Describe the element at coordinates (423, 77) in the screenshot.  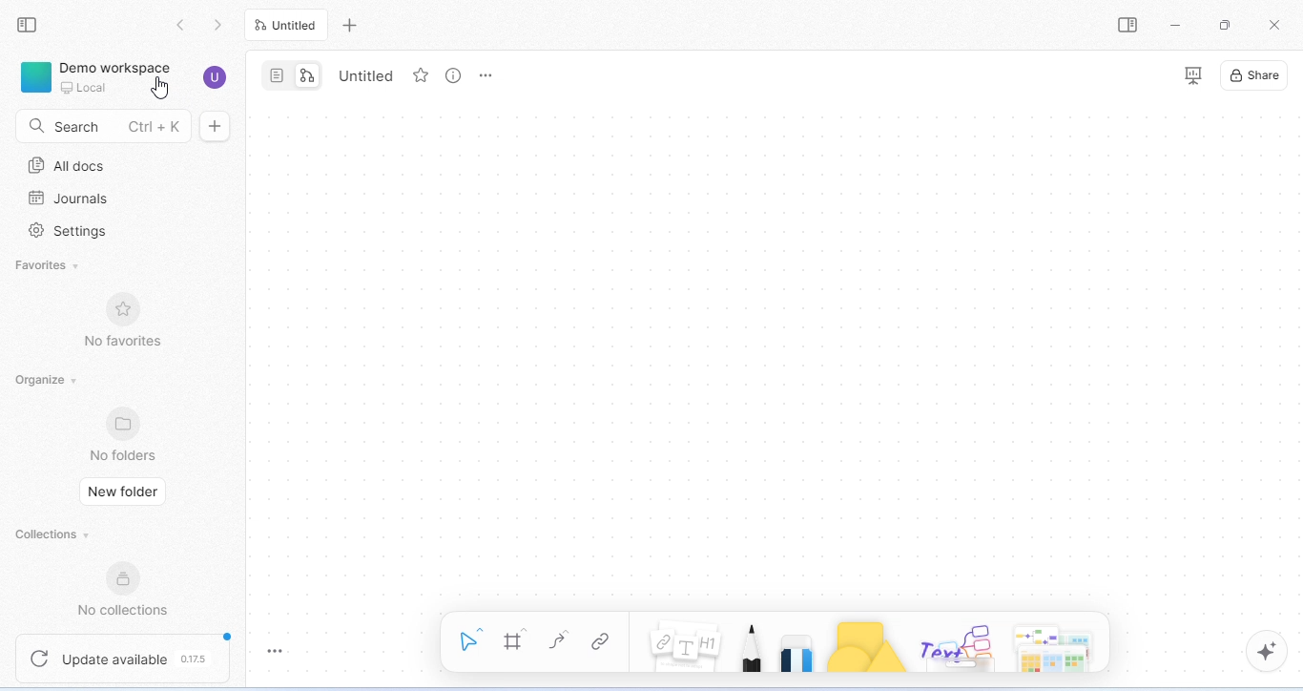
I see `favorite` at that location.